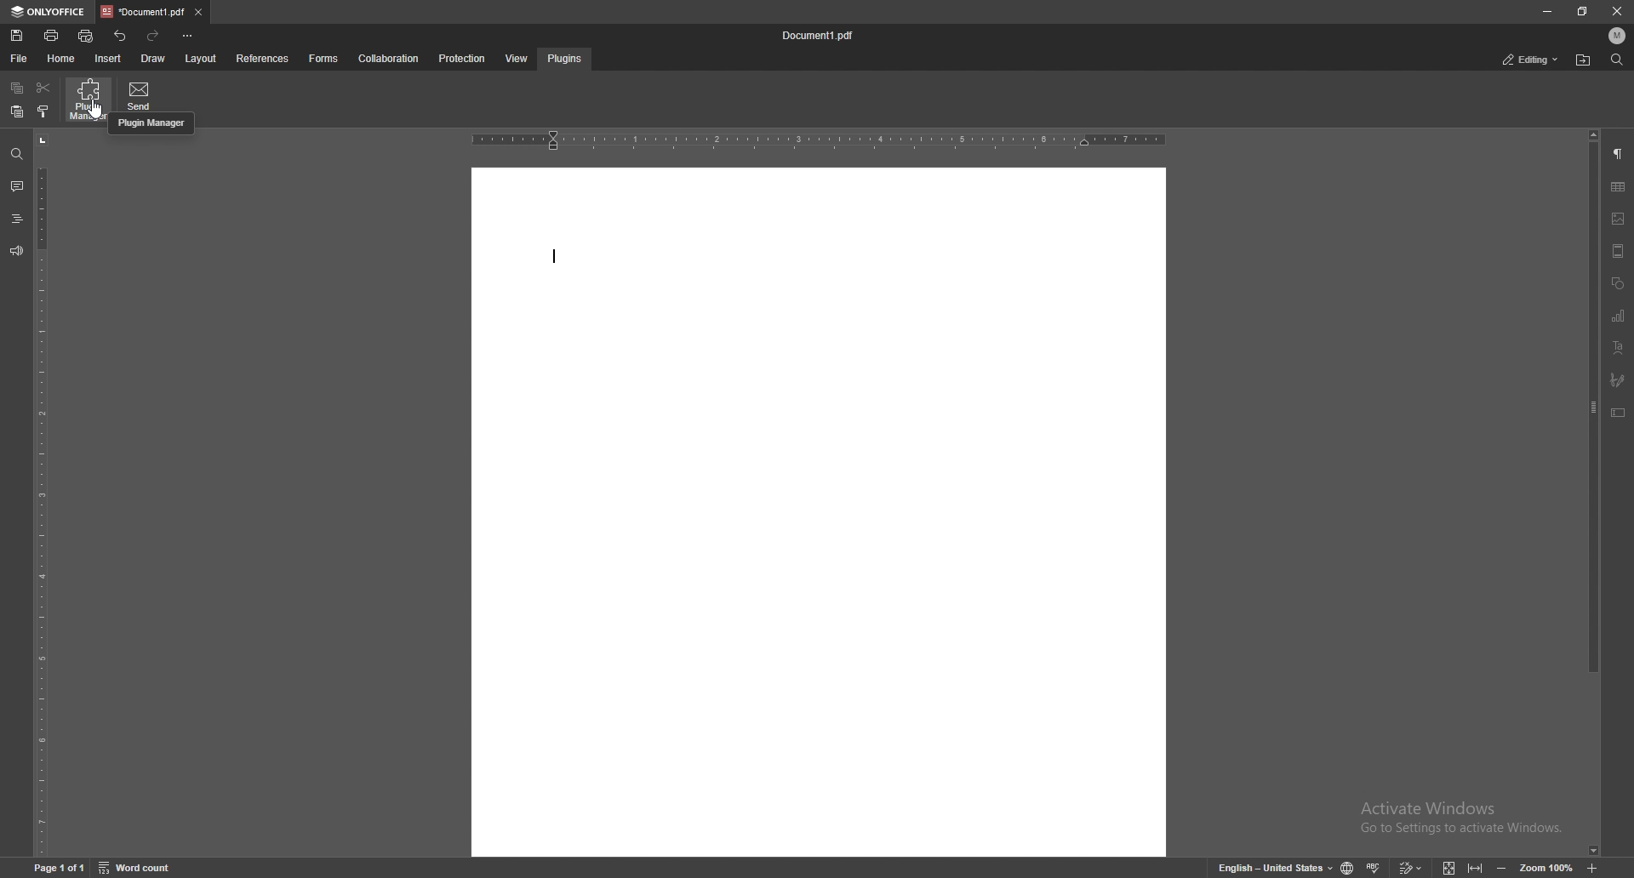 This screenshot has width=1634, height=878. What do you see at coordinates (141, 867) in the screenshot?
I see `Word count` at bounding box center [141, 867].